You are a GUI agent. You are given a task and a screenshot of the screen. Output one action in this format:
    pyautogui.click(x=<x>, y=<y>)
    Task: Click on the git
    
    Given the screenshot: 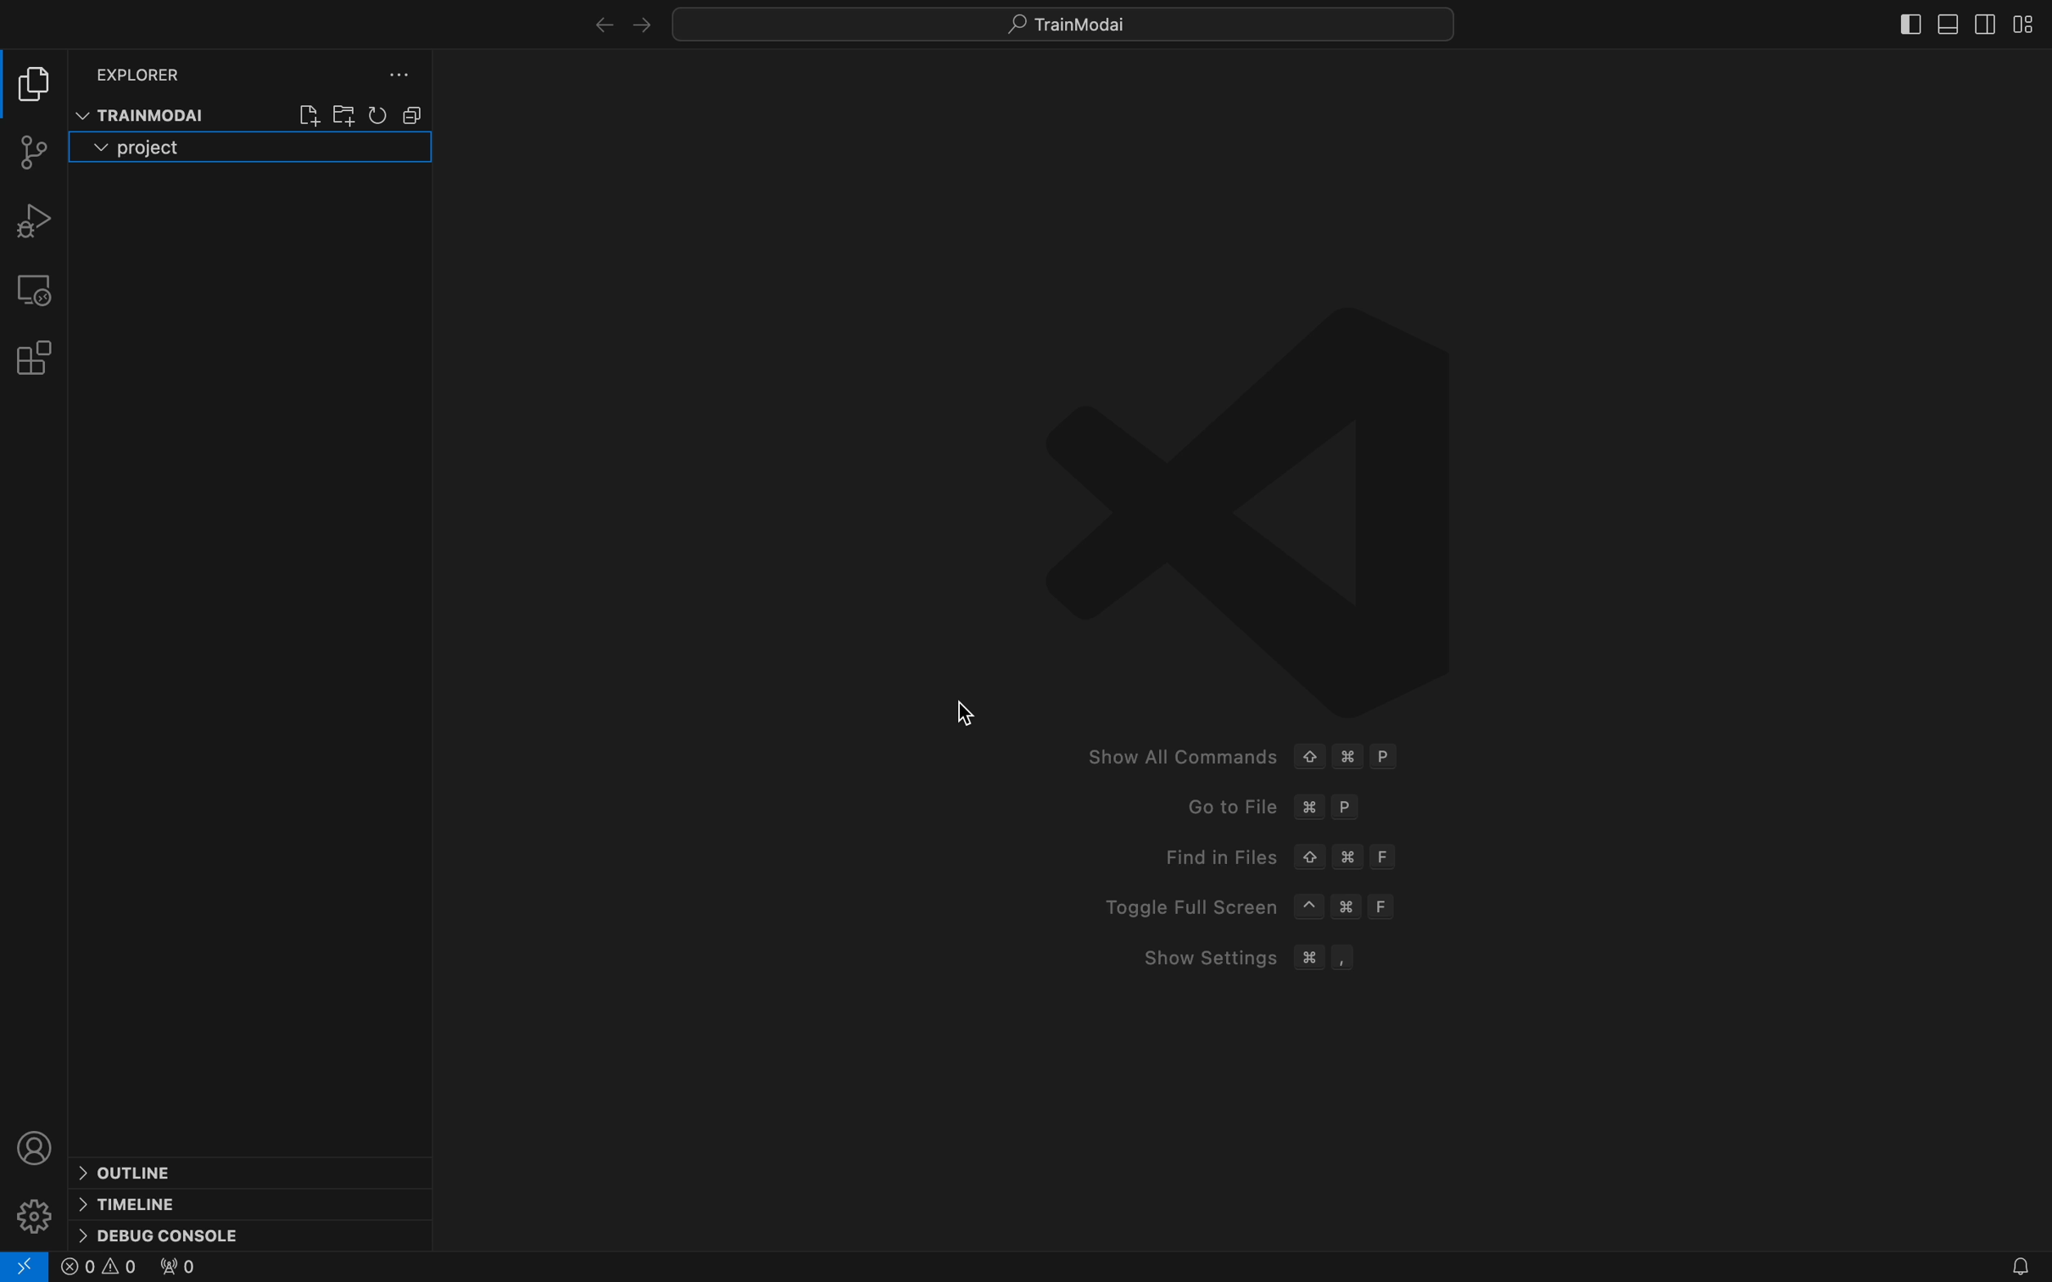 What is the action you would take?
    pyautogui.click(x=31, y=149)
    